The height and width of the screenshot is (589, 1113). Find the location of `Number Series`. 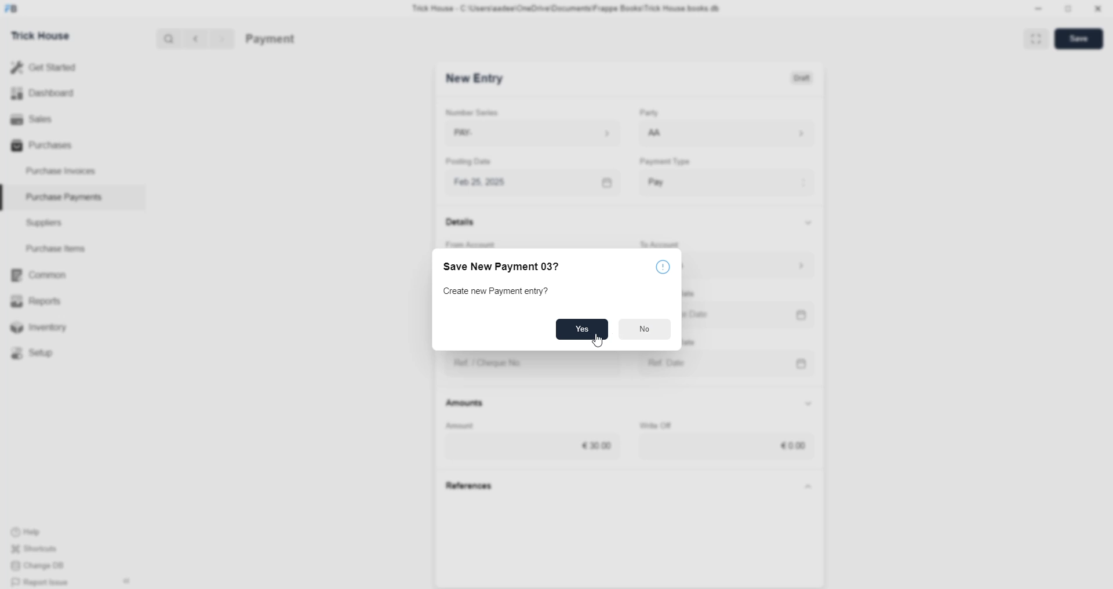

Number Series is located at coordinates (480, 112).